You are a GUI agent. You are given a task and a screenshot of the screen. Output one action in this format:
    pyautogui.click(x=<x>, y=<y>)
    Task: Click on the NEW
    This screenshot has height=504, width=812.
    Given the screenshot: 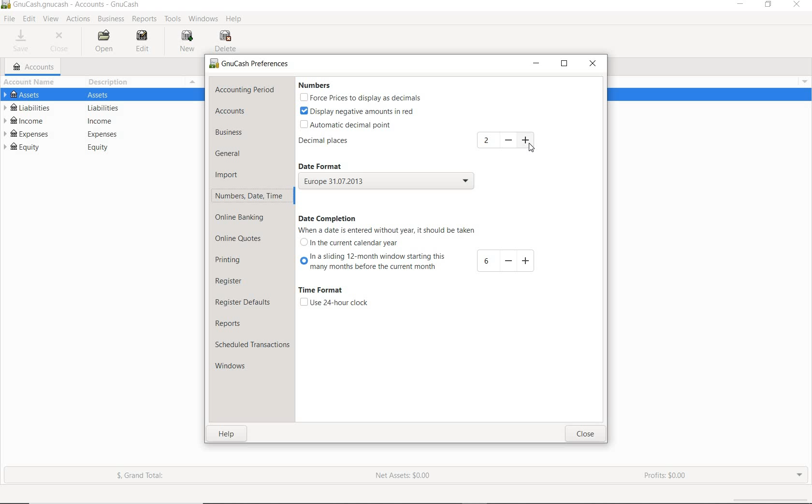 What is the action you would take?
    pyautogui.click(x=186, y=42)
    